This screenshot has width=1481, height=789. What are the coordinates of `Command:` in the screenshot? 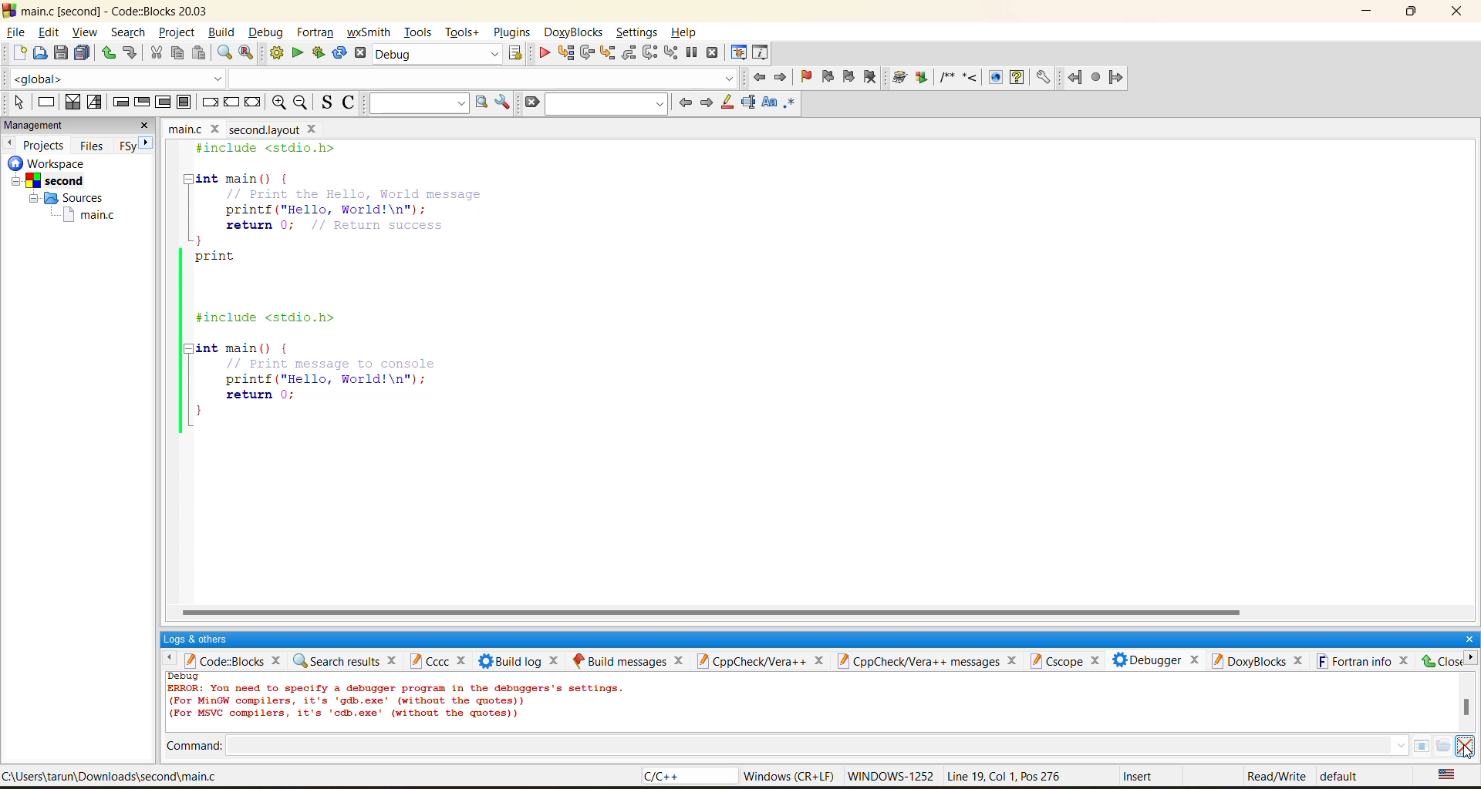 It's located at (204, 747).